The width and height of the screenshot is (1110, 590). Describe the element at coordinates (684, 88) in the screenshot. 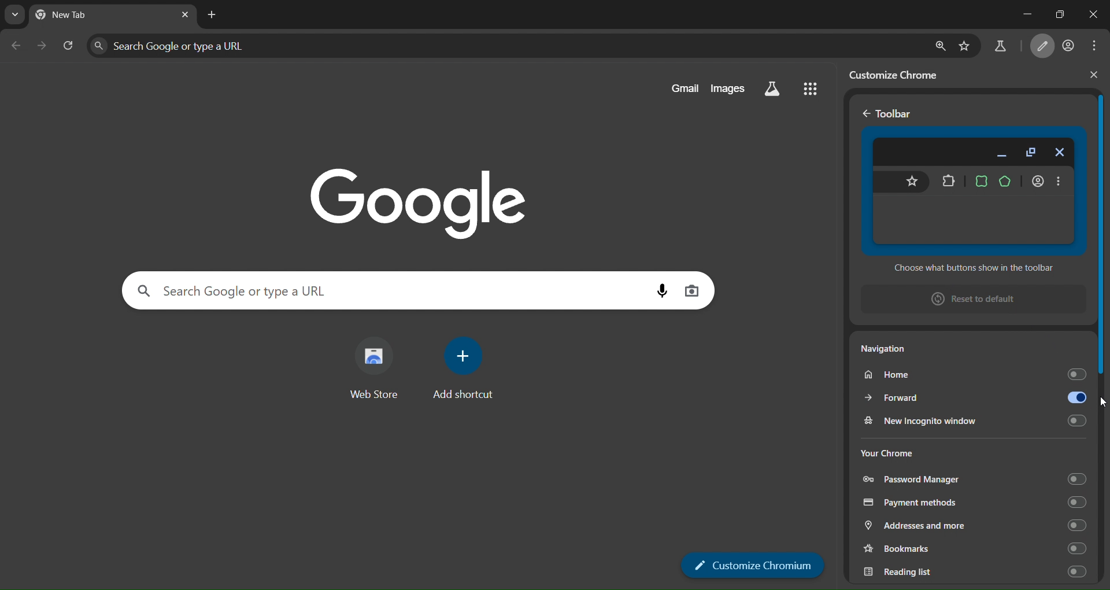

I see `gmail` at that location.